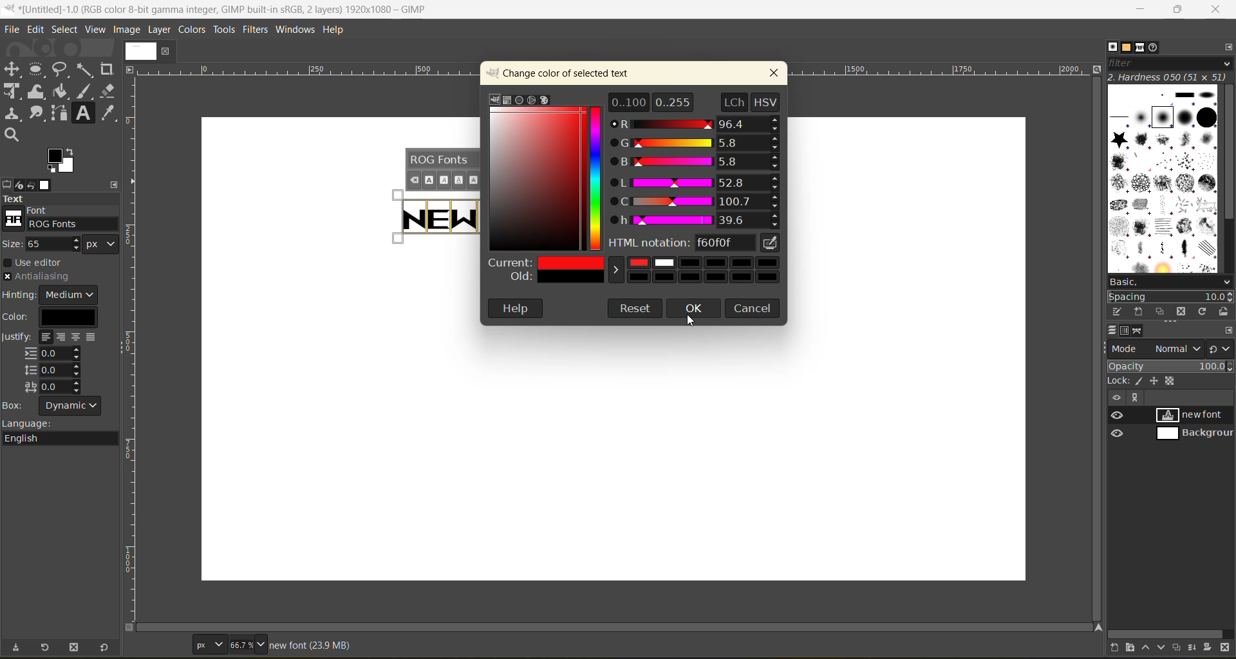  Describe the element at coordinates (33, 29) in the screenshot. I see `edit` at that location.